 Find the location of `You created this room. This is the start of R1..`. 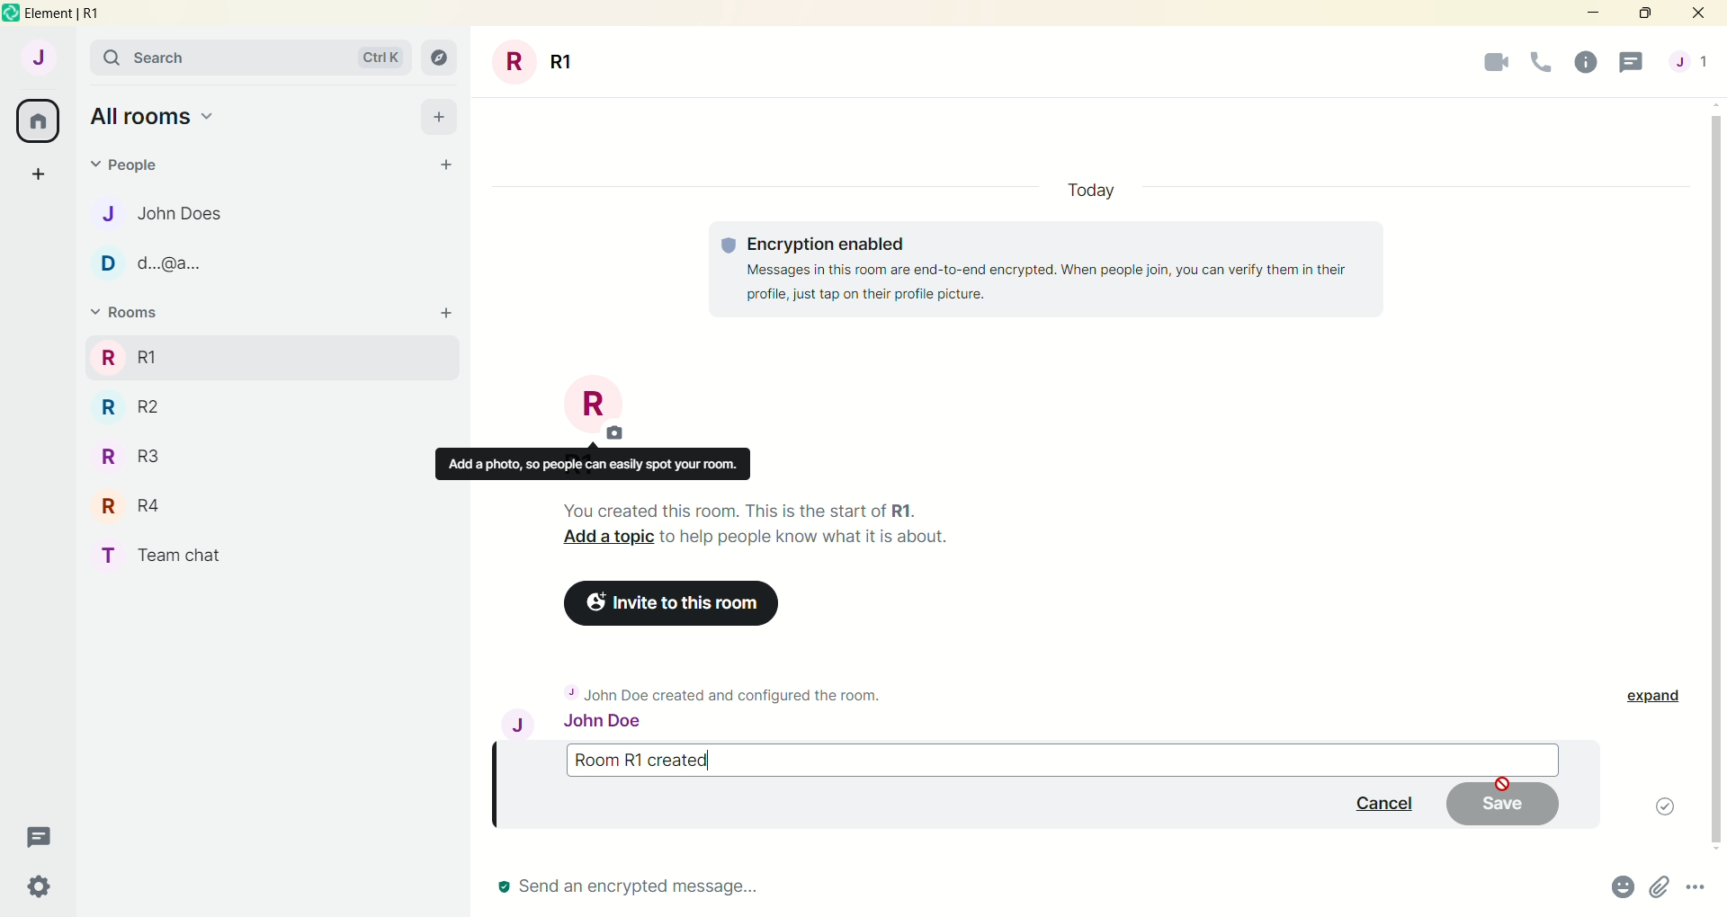

You created this room. This is the start of R1.. is located at coordinates (753, 507).